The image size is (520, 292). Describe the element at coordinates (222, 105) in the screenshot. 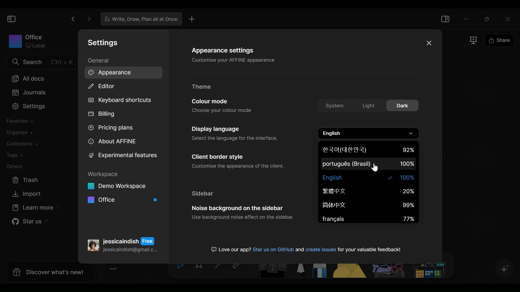

I see `Color mode` at that location.